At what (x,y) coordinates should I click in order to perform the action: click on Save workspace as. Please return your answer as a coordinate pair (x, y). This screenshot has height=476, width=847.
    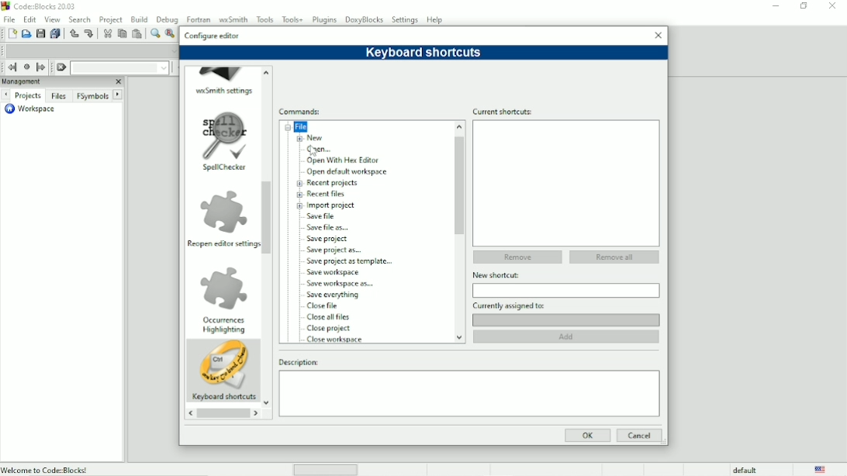
    Looking at the image, I should click on (342, 284).